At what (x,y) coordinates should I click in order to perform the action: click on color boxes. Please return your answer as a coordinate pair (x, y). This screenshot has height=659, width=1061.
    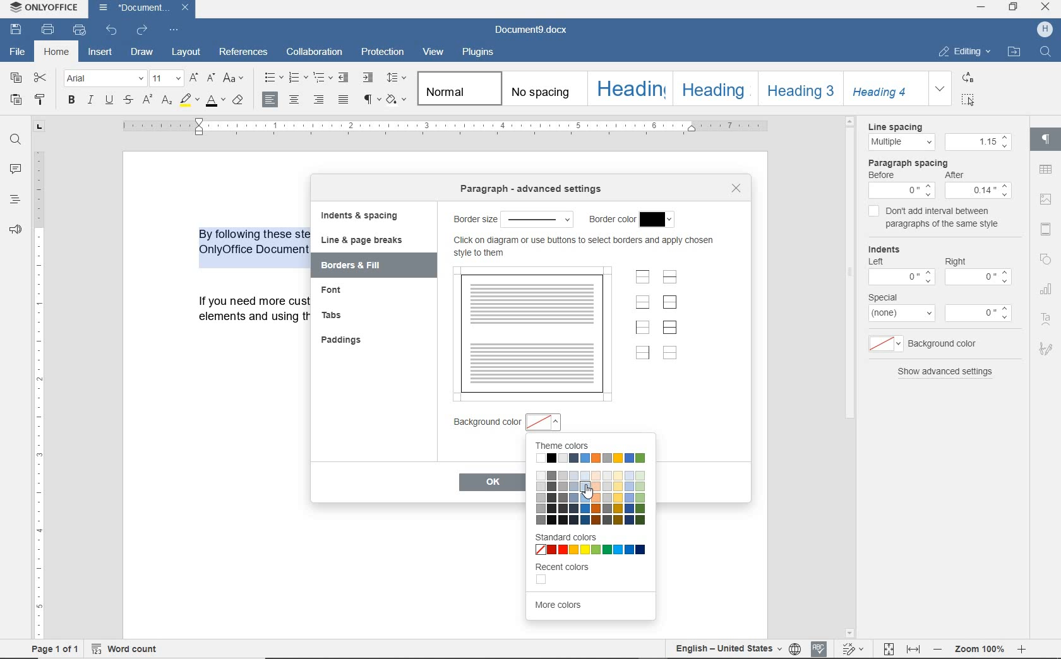
    Looking at the image, I should click on (592, 550).